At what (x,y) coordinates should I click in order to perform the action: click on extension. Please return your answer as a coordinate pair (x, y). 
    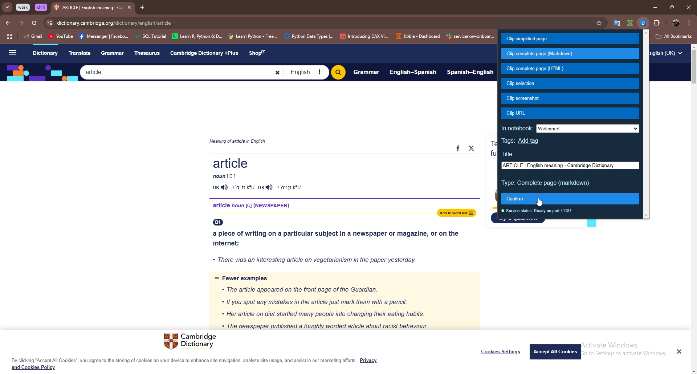
    Looking at the image, I should click on (630, 23).